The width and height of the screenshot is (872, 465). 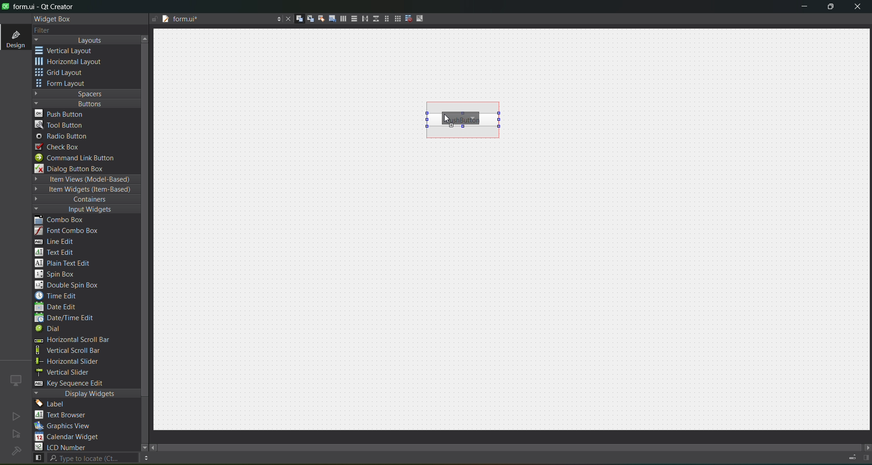 I want to click on calendar, so click(x=68, y=438).